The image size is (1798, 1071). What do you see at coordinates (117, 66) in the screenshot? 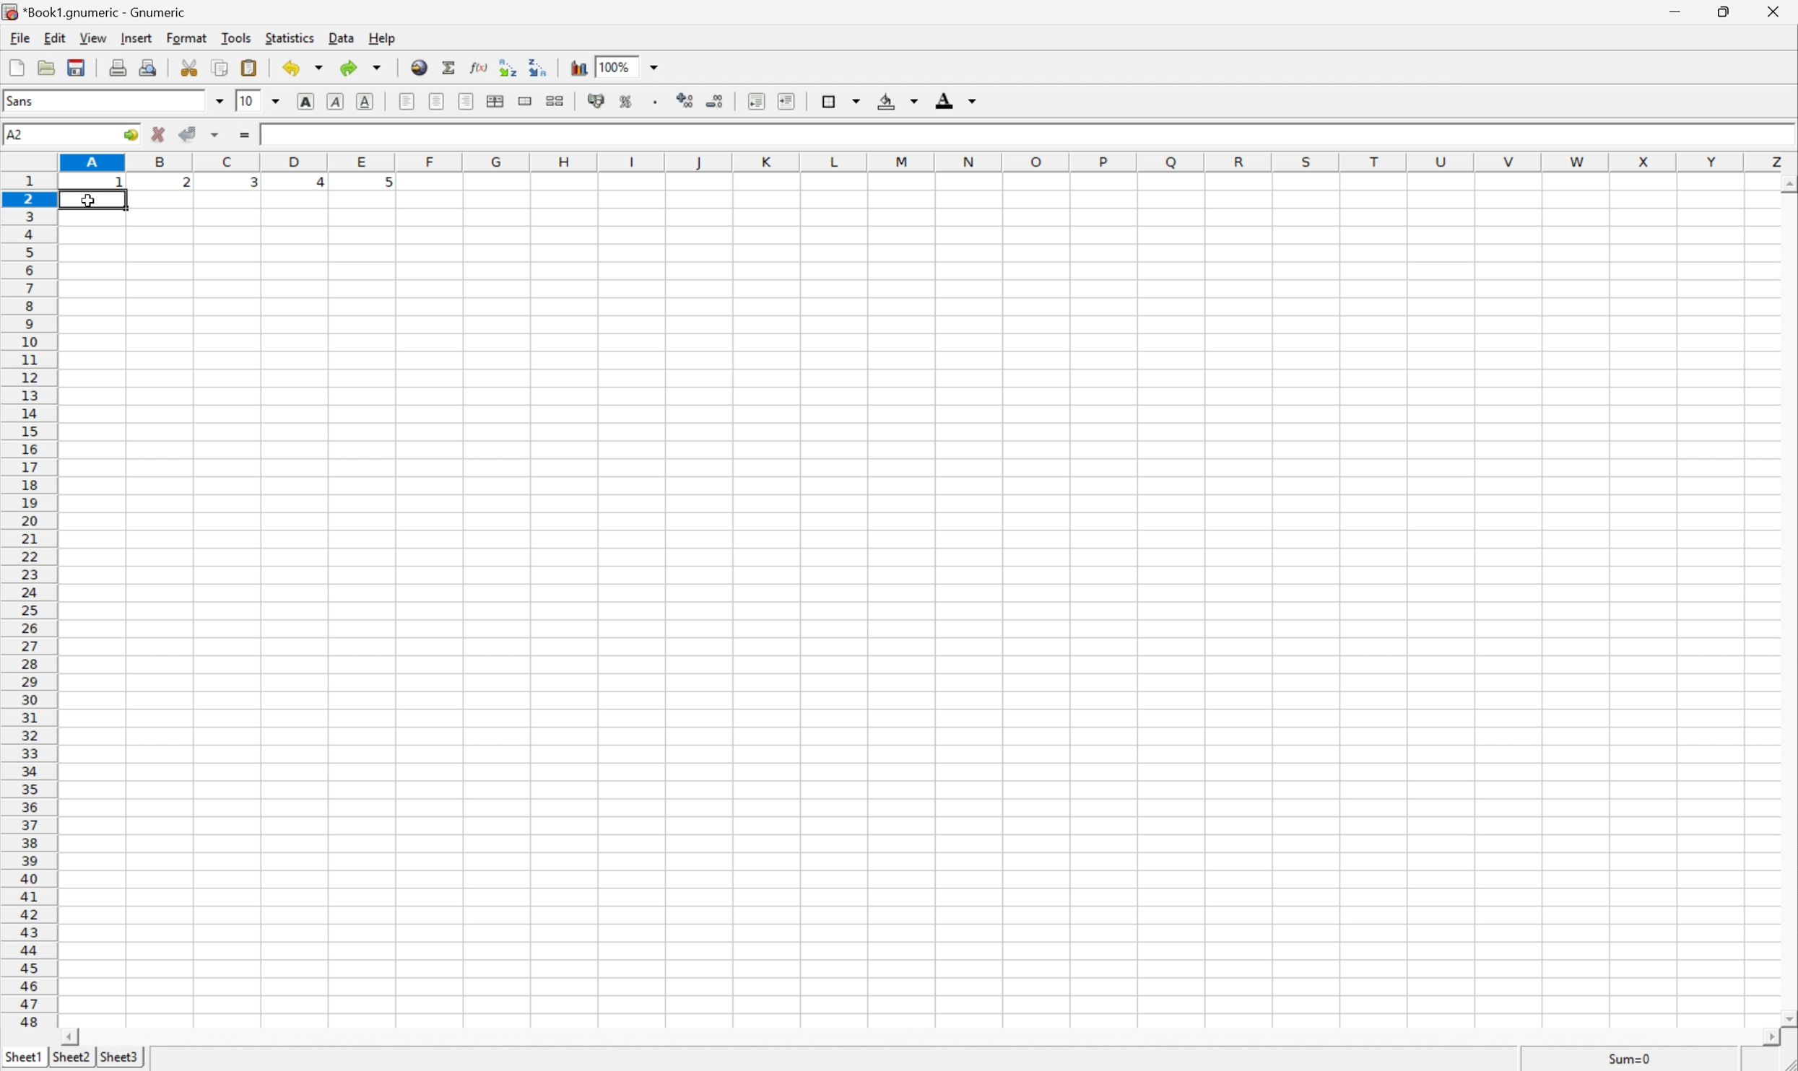
I see `print` at bounding box center [117, 66].